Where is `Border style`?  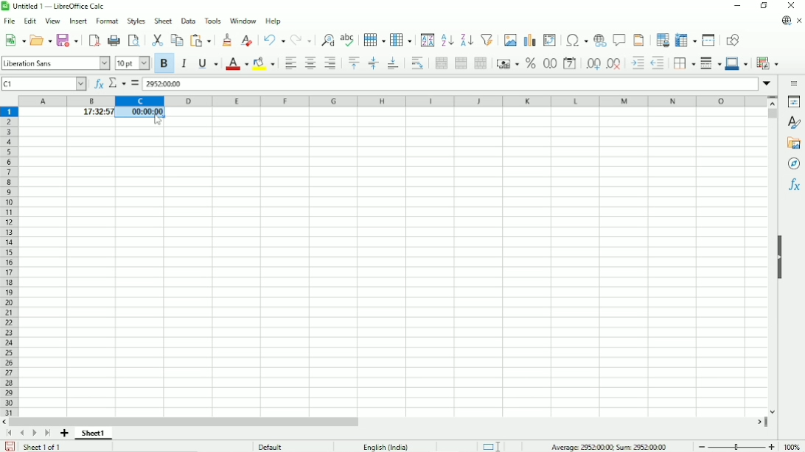 Border style is located at coordinates (710, 64).